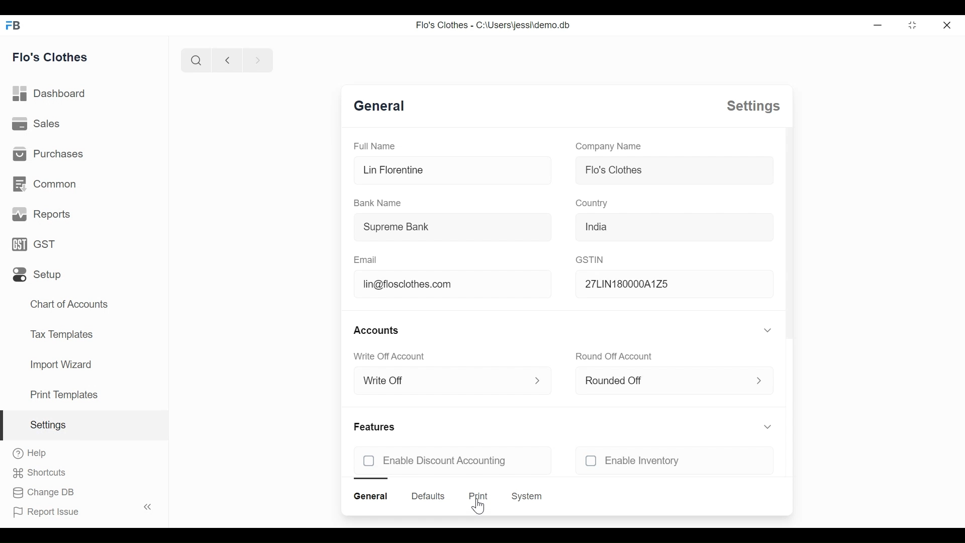  Describe the element at coordinates (380, 106) in the screenshot. I see `general` at that location.